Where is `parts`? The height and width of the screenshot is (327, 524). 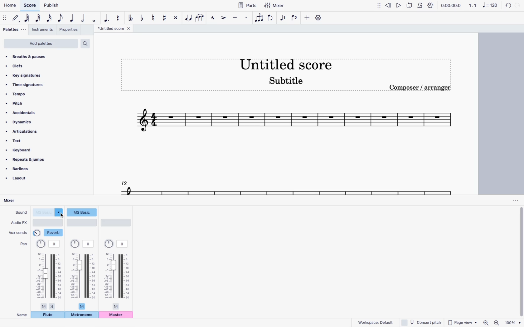
parts is located at coordinates (247, 5).